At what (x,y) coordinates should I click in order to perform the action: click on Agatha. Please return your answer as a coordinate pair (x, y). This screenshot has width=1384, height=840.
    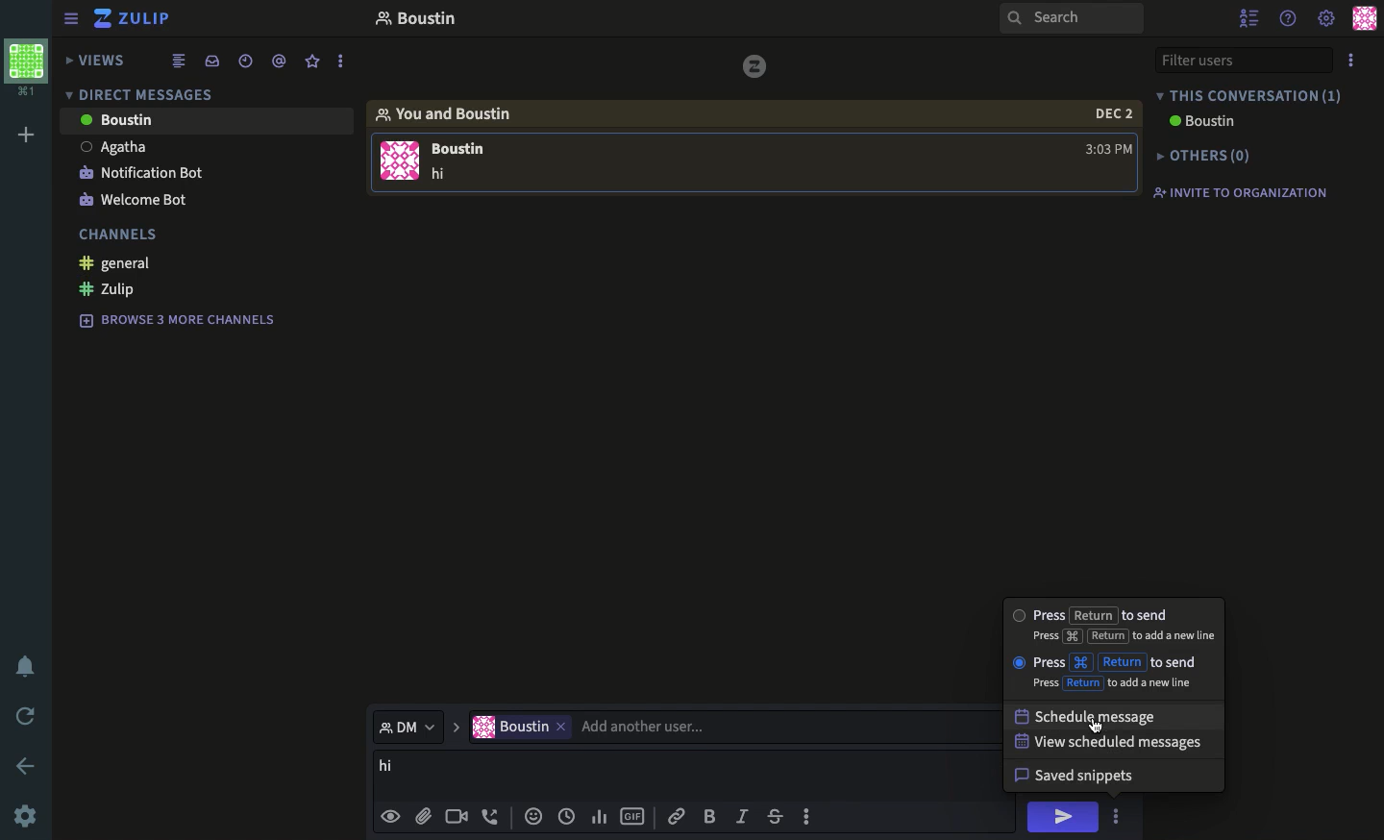
    Looking at the image, I should click on (116, 148).